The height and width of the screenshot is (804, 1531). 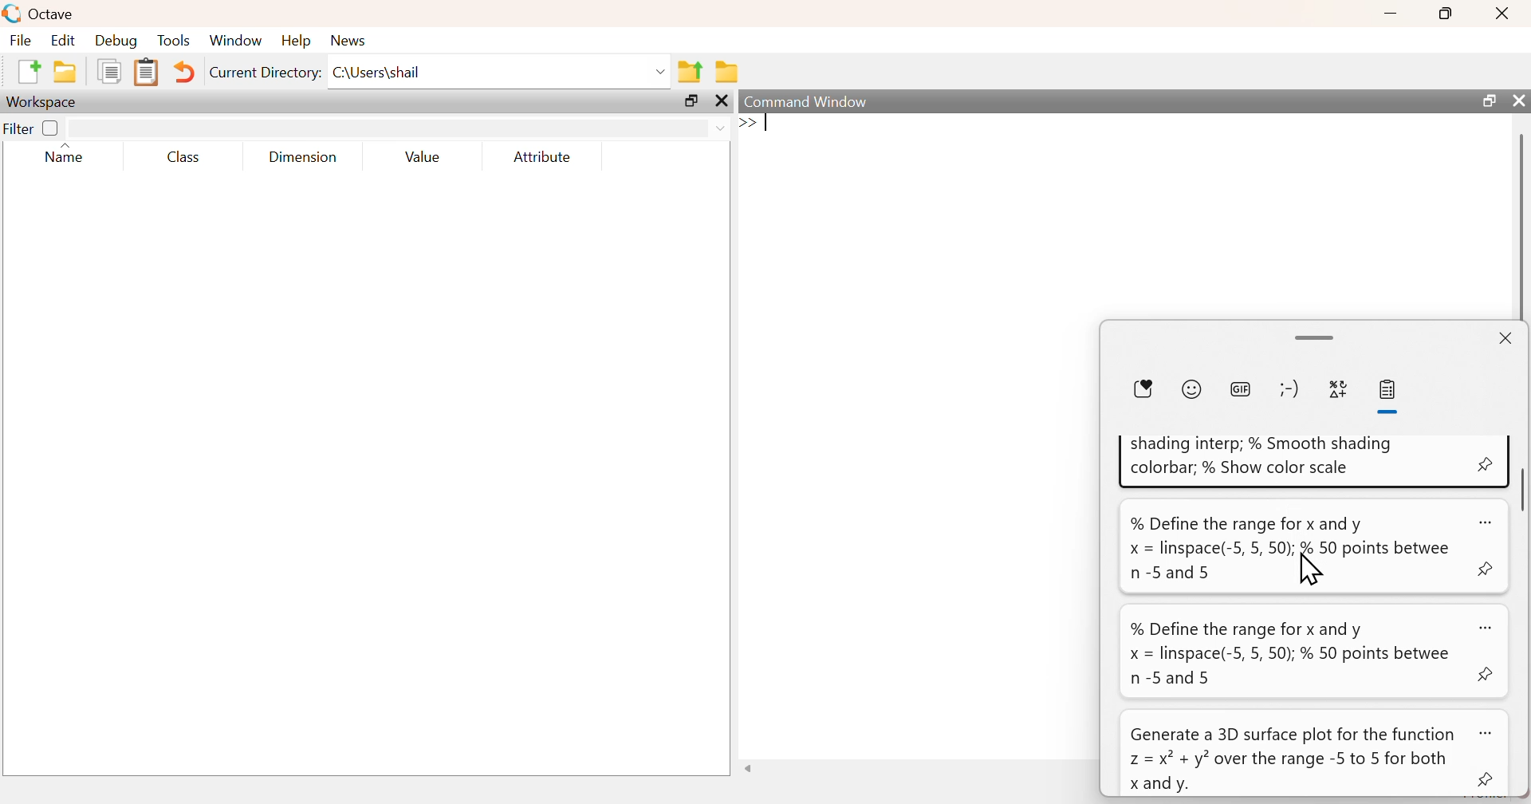 What do you see at coordinates (145, 73) in the screenshot?
I see `Clipboard` at bounding box center [145, 73].